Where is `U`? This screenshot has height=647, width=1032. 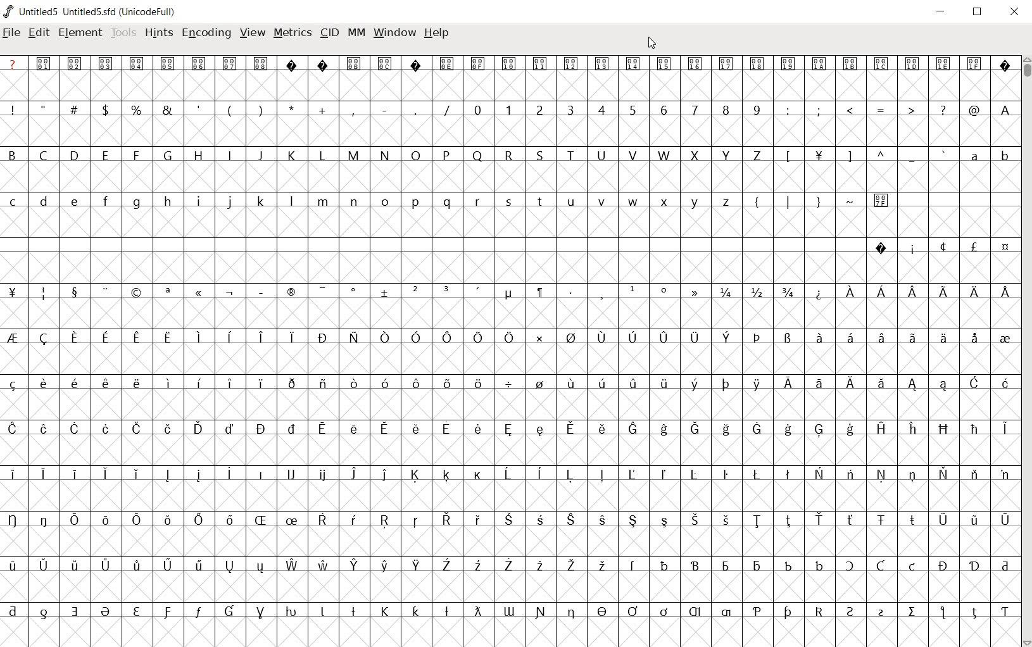
U is located at coordinates (601, 156).